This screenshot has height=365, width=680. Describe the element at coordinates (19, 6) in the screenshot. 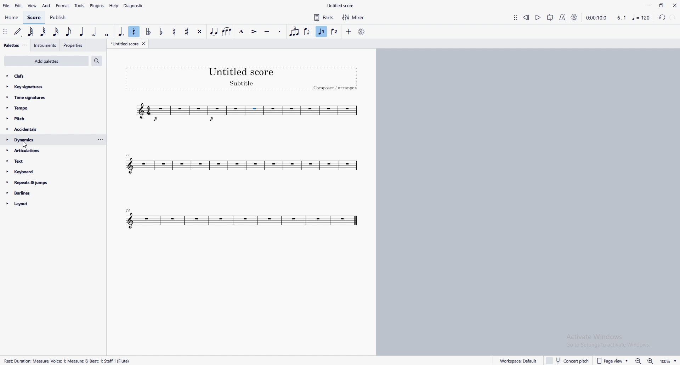

I see `edit` at that location.